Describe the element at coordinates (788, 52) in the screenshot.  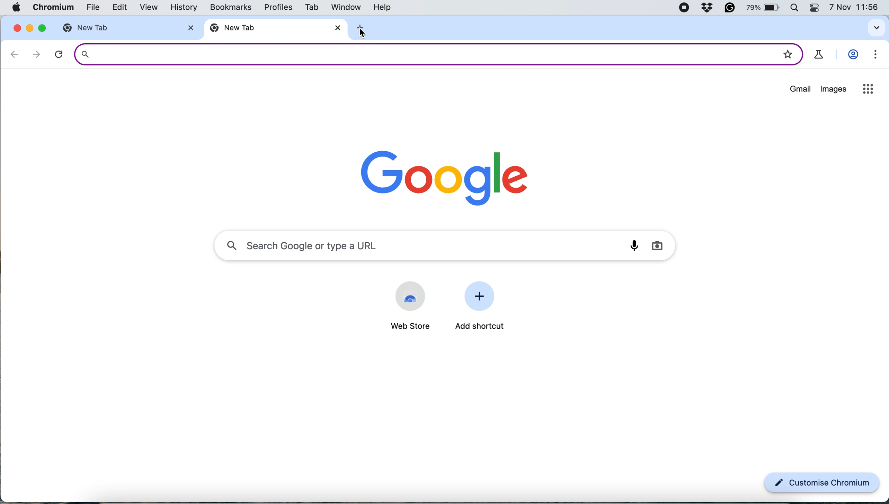
I see `bookmark` at that location.